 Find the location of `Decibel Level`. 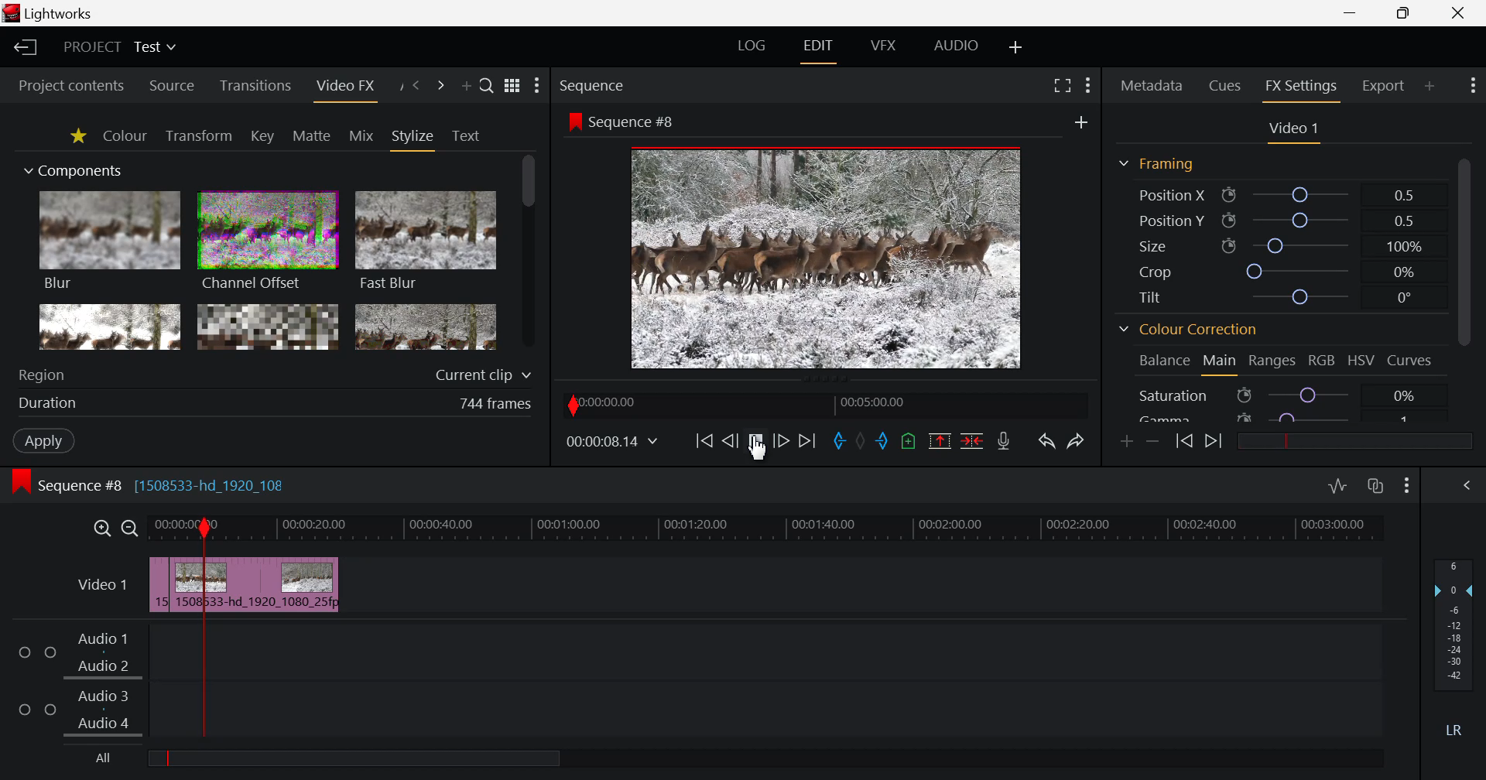

Decibel Level is located at coordinates (1454, 643).